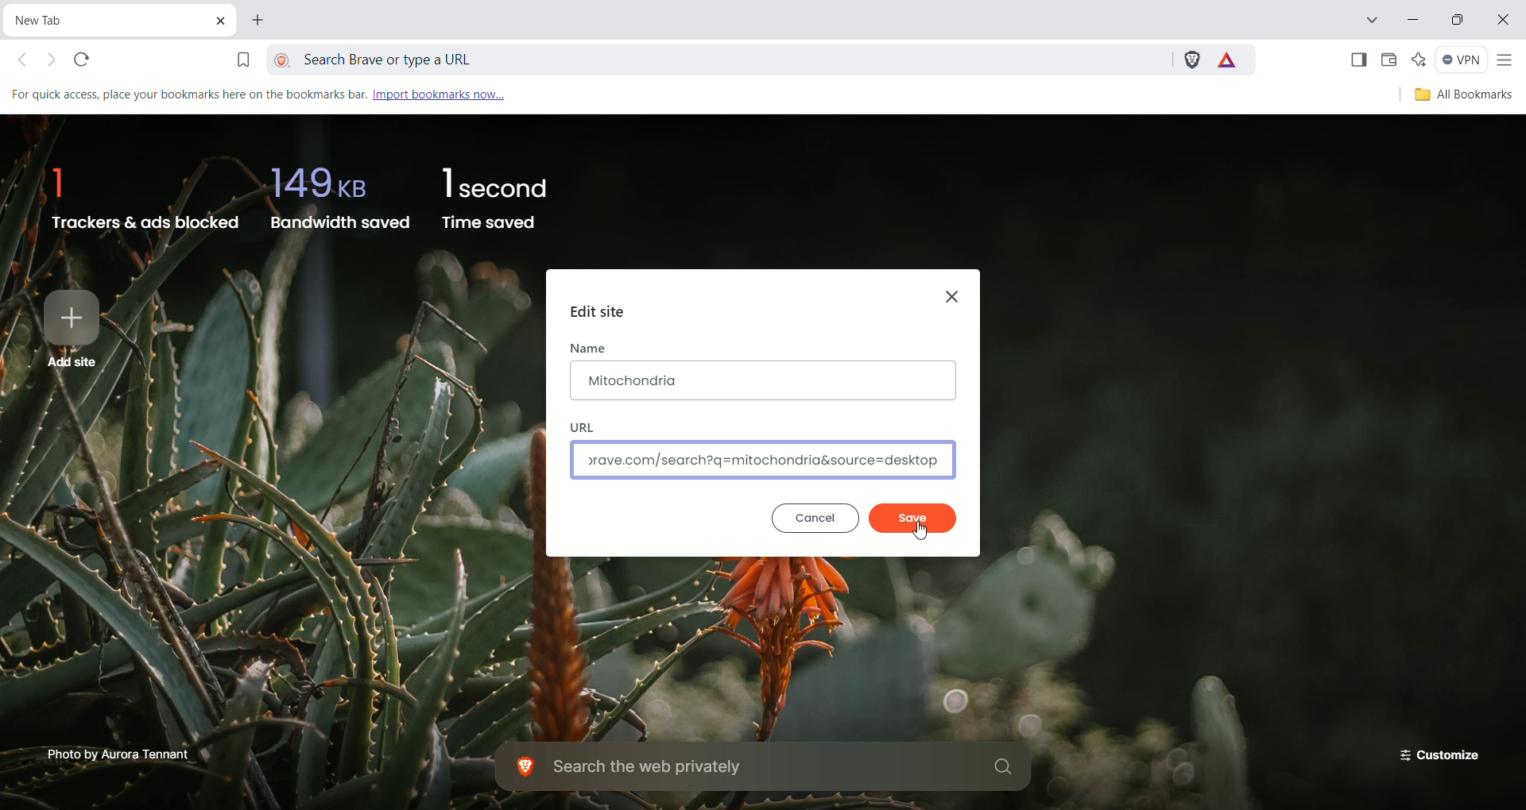  Describe the element at coordinates (1508, 61) in the screenshot. I see `customize and control brave` at that location.